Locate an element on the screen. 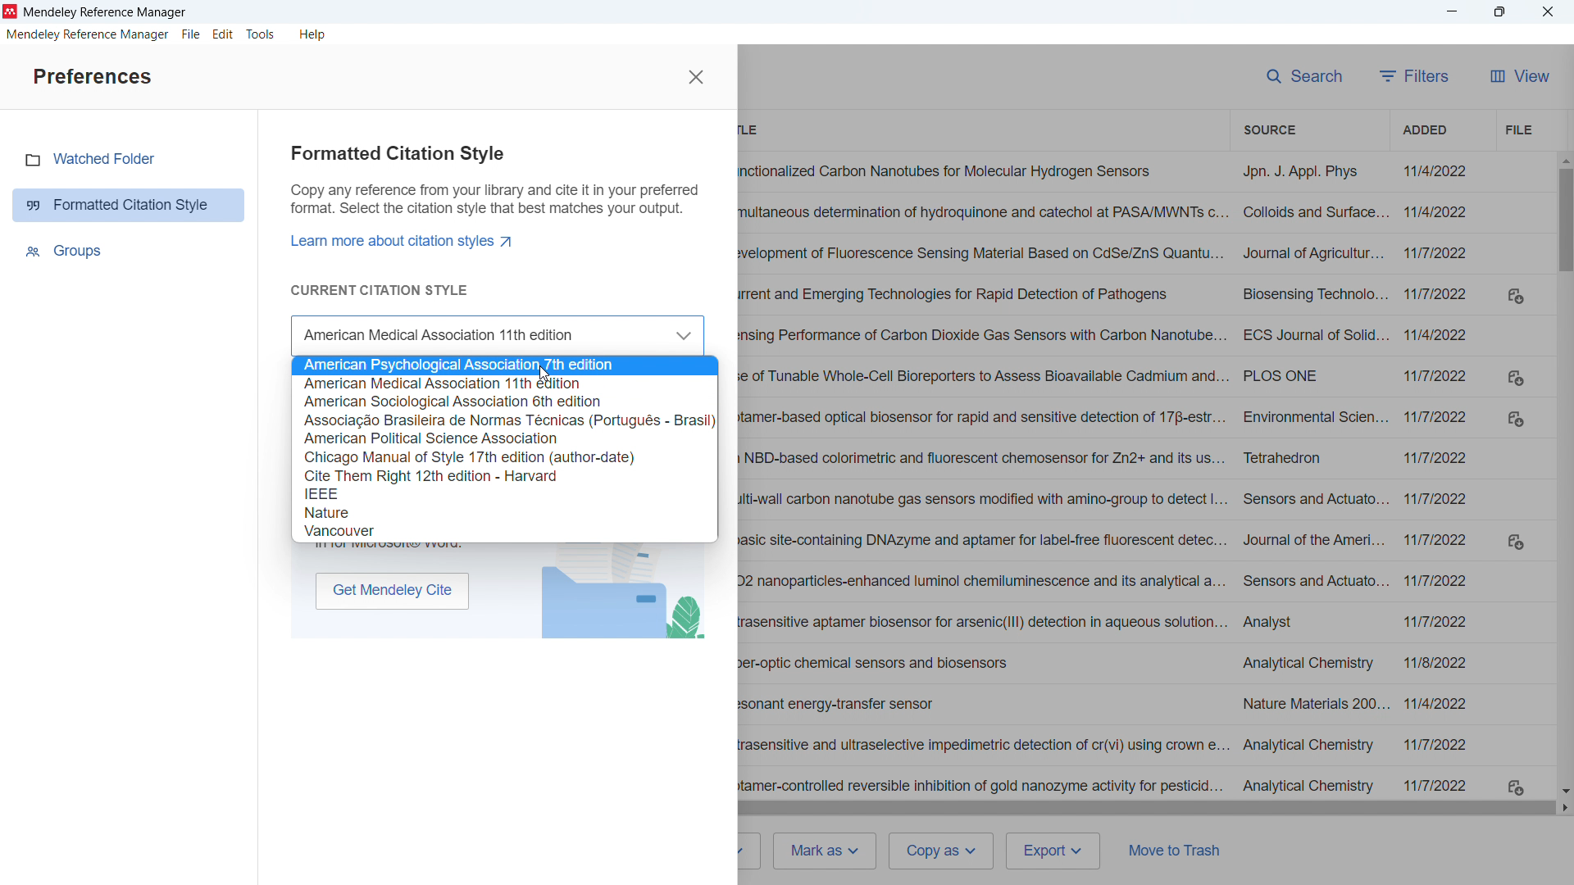 The width and height of the screenshot is (1574, 885). Export  is located at coordinates (1054, 851).